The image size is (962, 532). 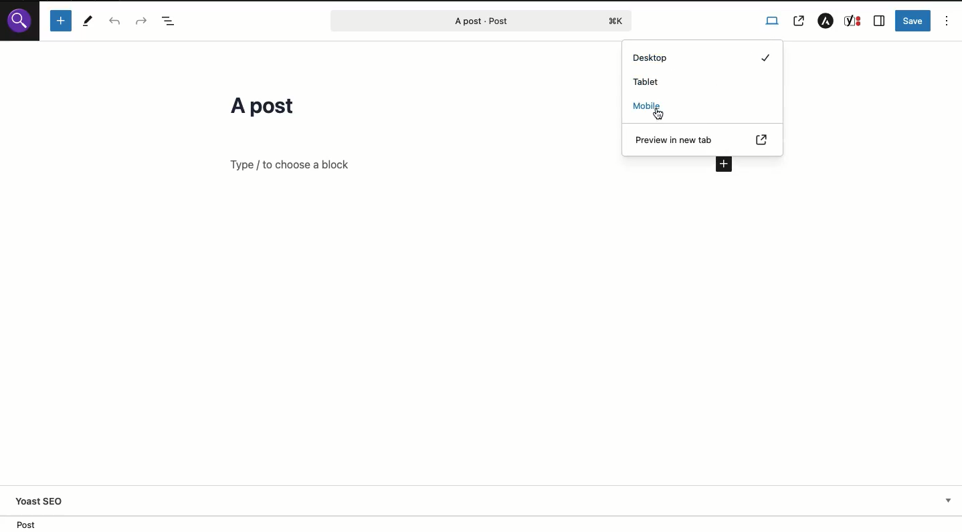 I want to click on Redo, so click(x=141, y=20).